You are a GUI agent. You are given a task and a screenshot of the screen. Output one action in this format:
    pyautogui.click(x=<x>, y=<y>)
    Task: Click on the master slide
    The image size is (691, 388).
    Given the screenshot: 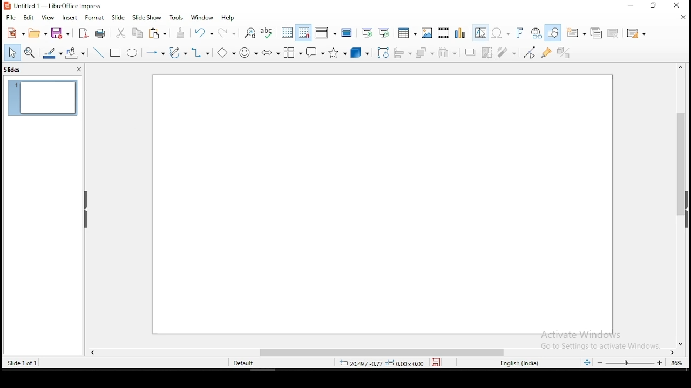 What is the action you would take?
    pyautogui.click(x=347, y=33)
    